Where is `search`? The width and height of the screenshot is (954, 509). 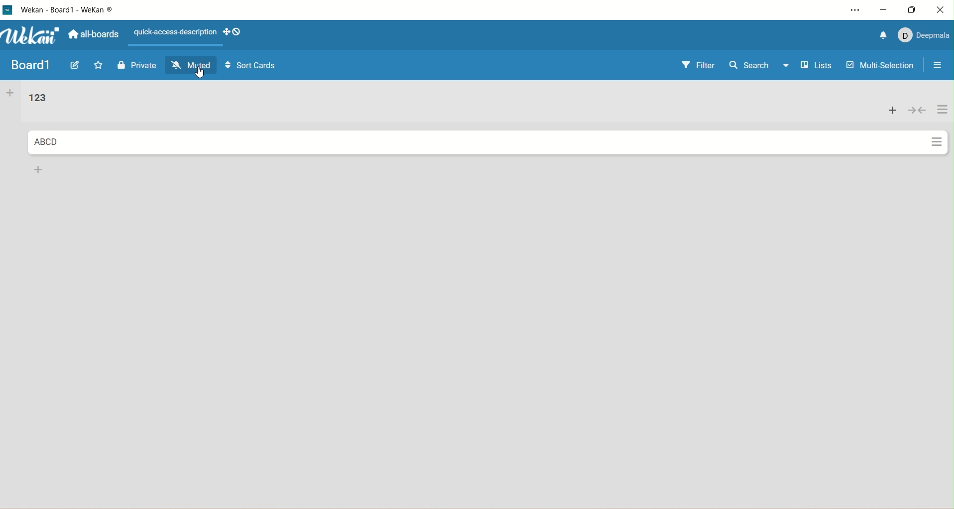
search is located at coordinates (752, 67).